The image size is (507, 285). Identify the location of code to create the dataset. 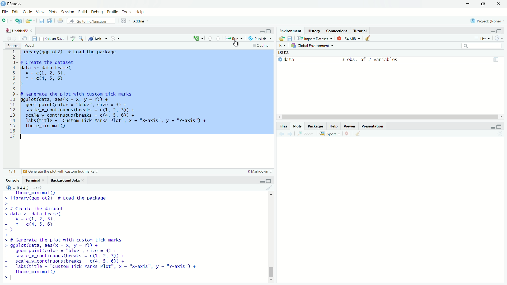
(66, 73).